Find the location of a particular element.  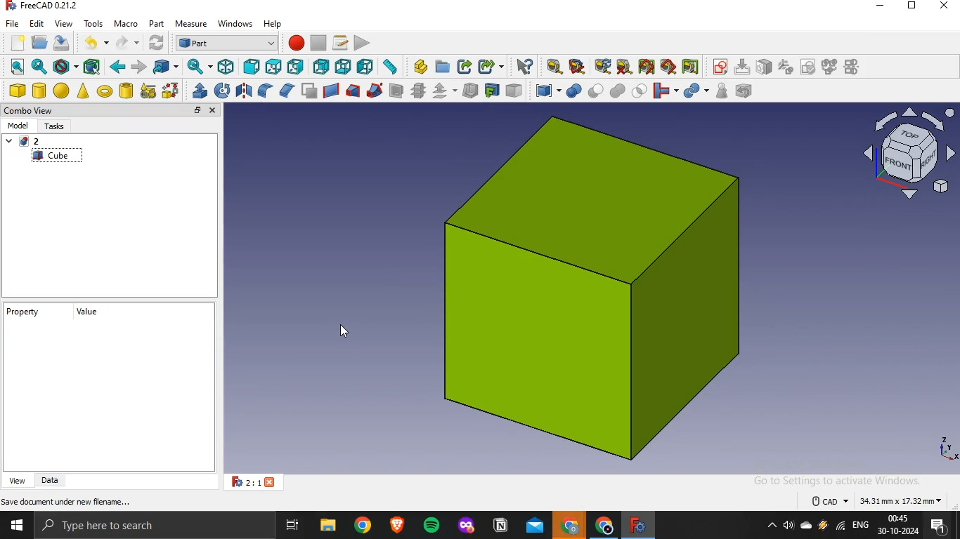

thickness is located at coordinates (469, 91).